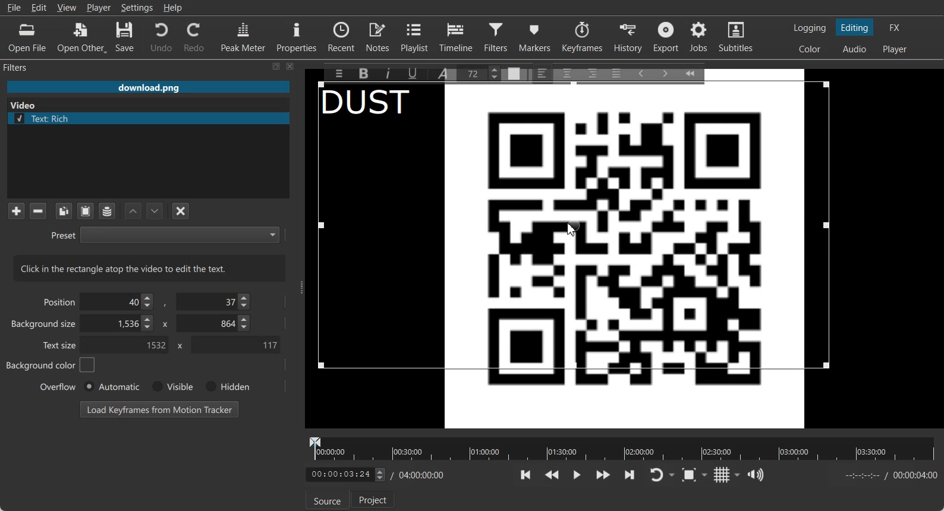 This screenshot has height=511, width=944. I want to click on Video, so click(26, 104).